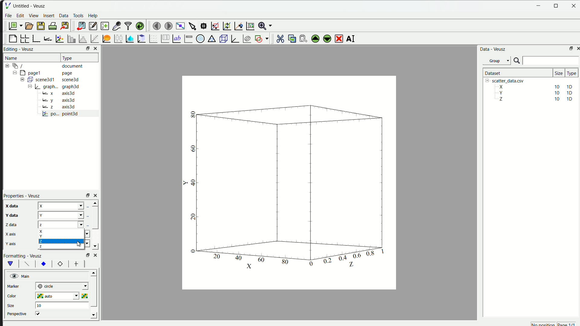 This screenshot has width=580, height=326. I want to click on = ( scene3d1  scene3d, so click(51, 79).